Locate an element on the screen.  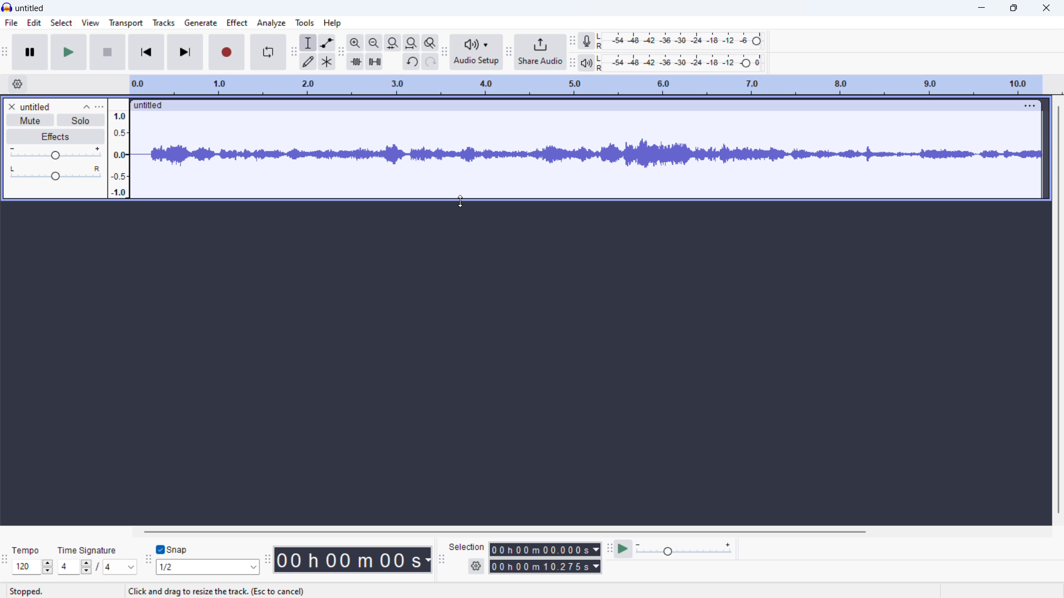
Stopped is located at coordinates (25, 591).